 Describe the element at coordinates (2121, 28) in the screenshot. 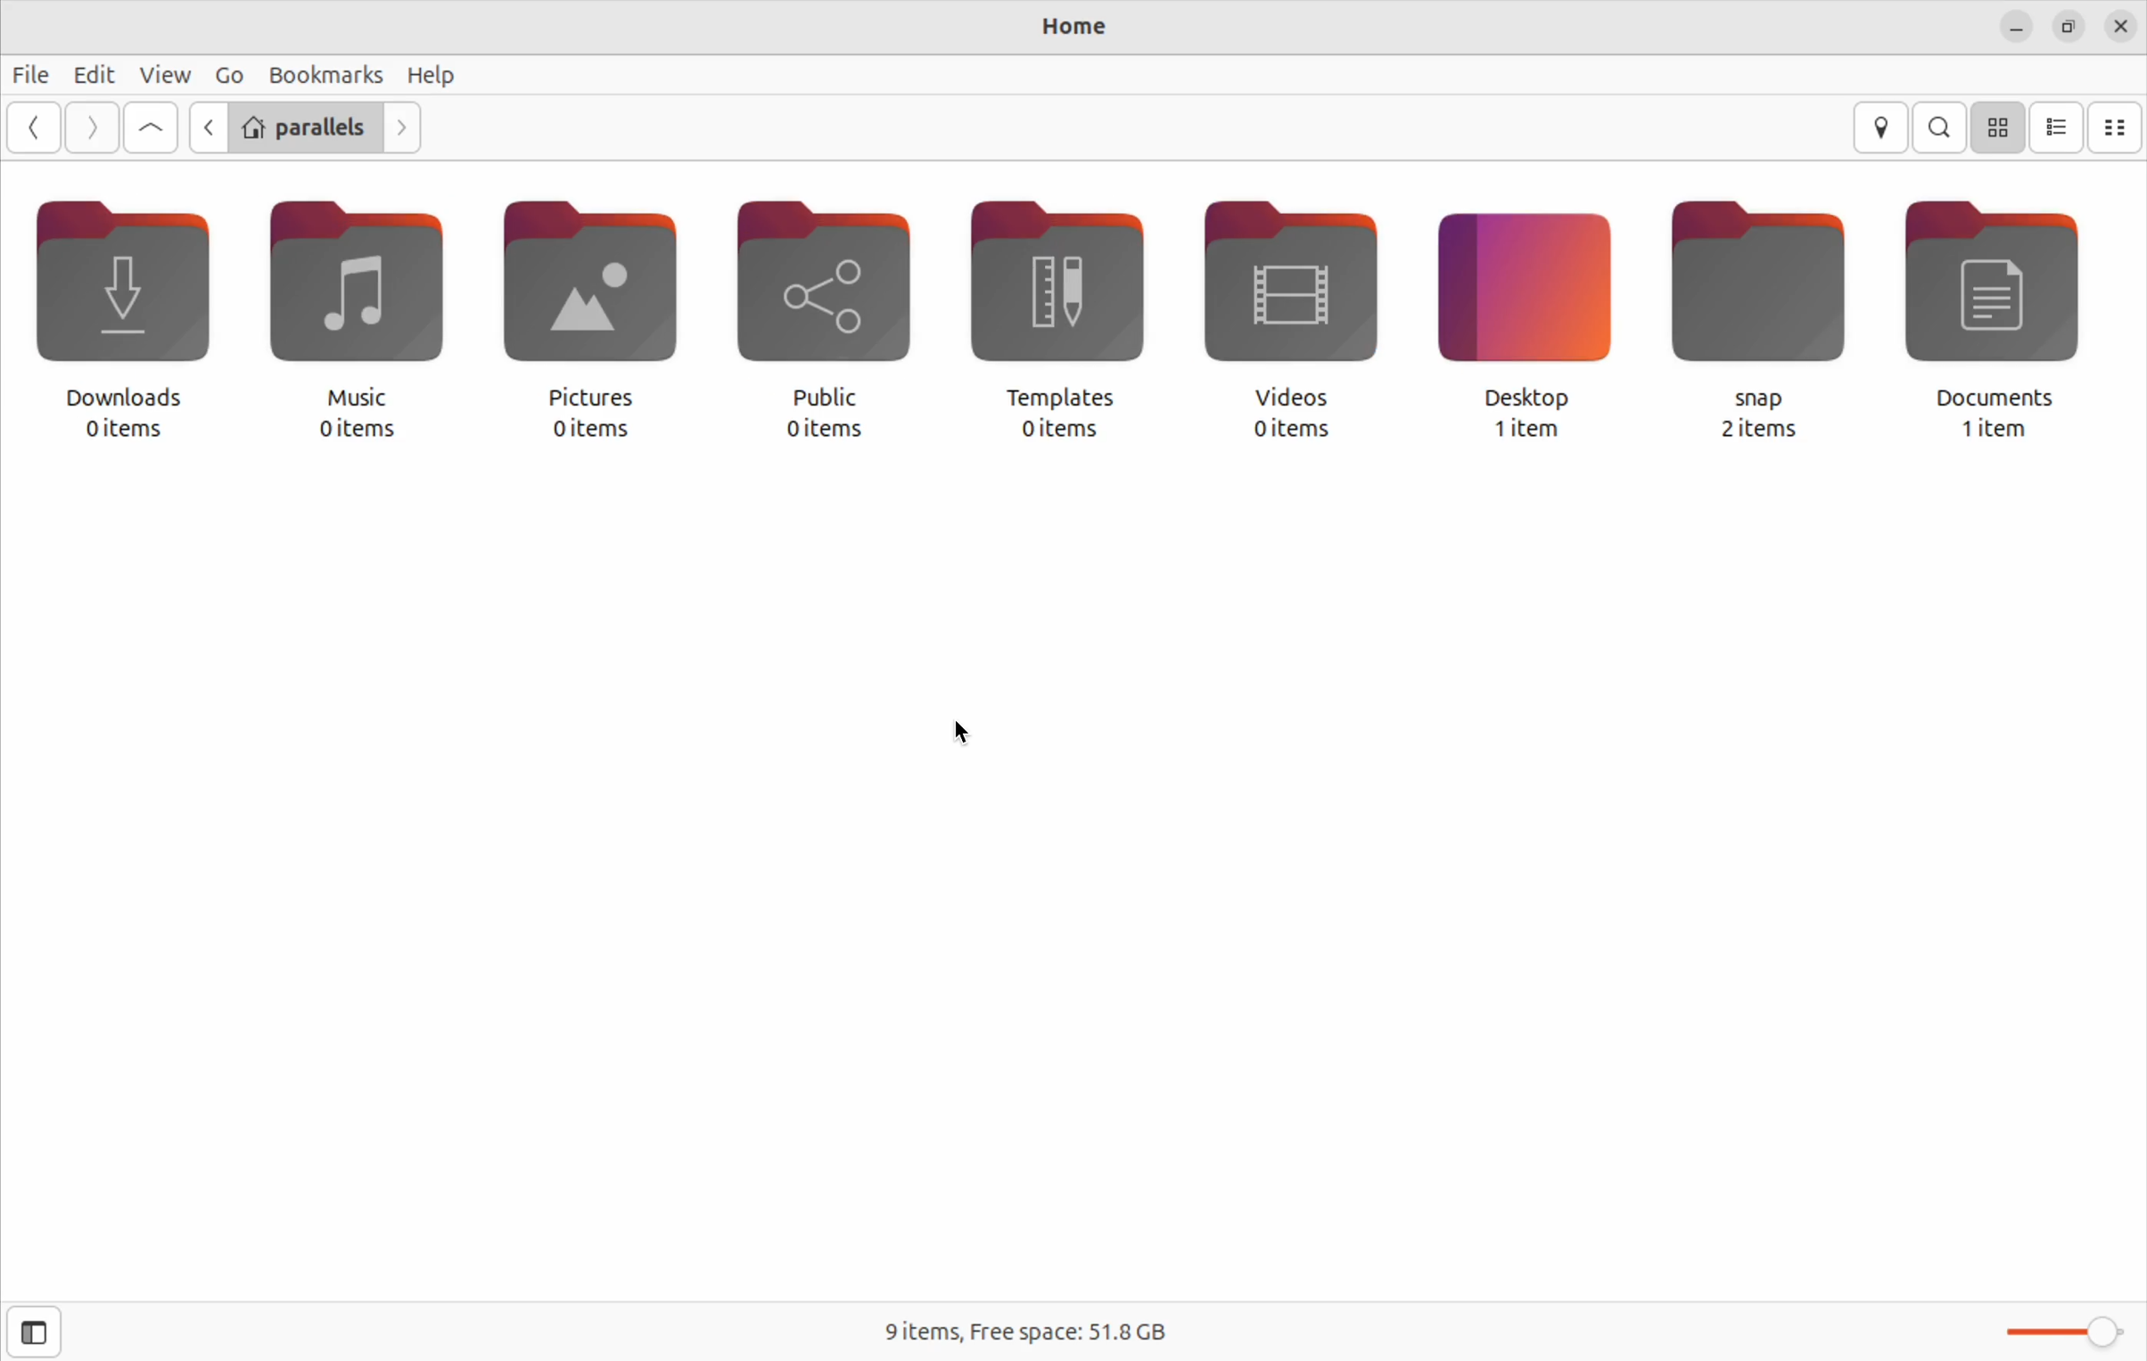

I see `close` at that location.